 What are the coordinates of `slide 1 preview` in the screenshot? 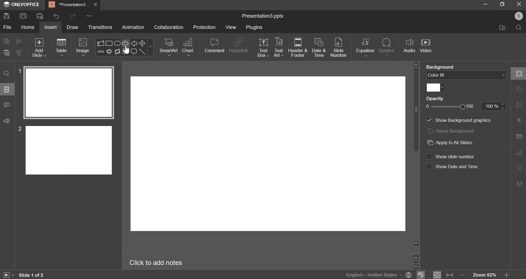 It's located at (68, 93).